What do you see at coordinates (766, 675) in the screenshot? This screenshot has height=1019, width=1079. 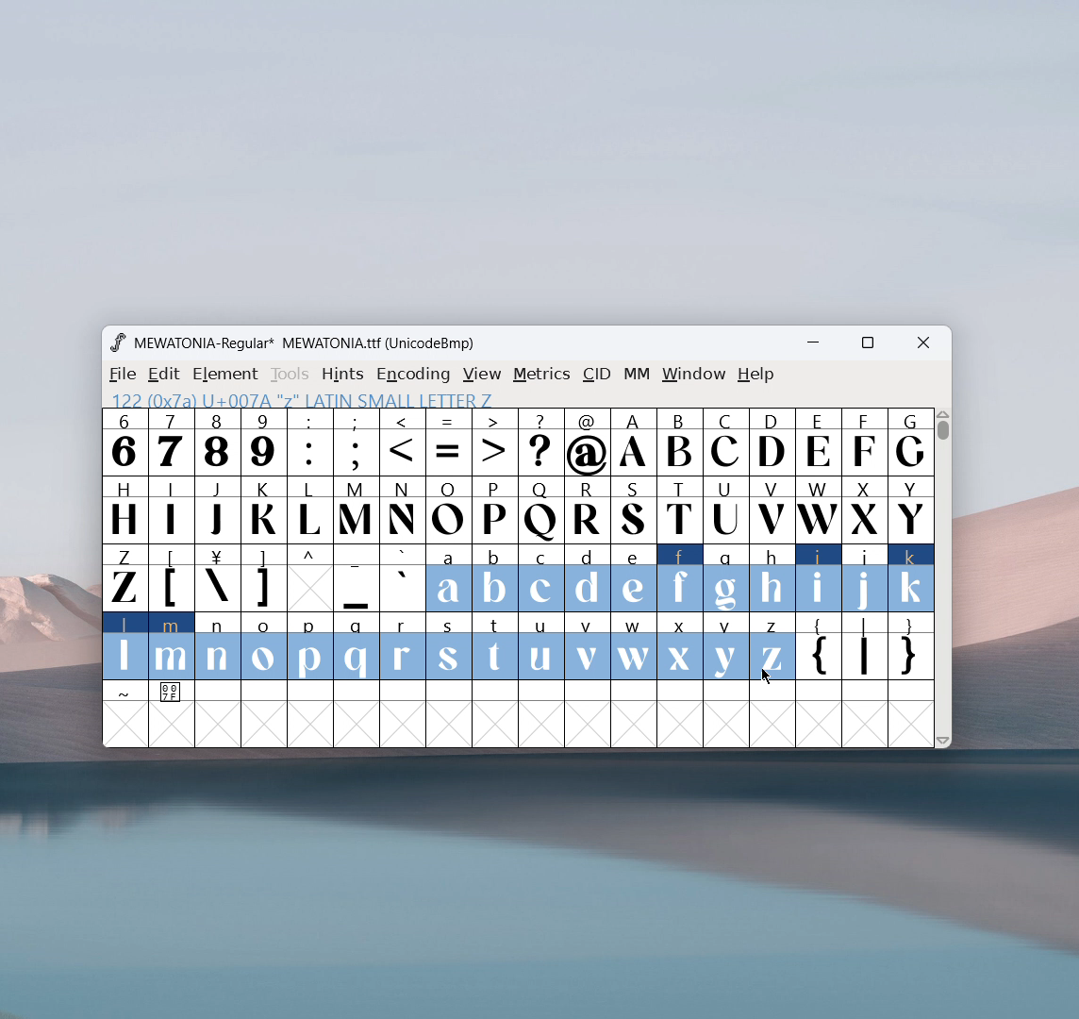 I see `cursor` at bounding box center [766, 675].